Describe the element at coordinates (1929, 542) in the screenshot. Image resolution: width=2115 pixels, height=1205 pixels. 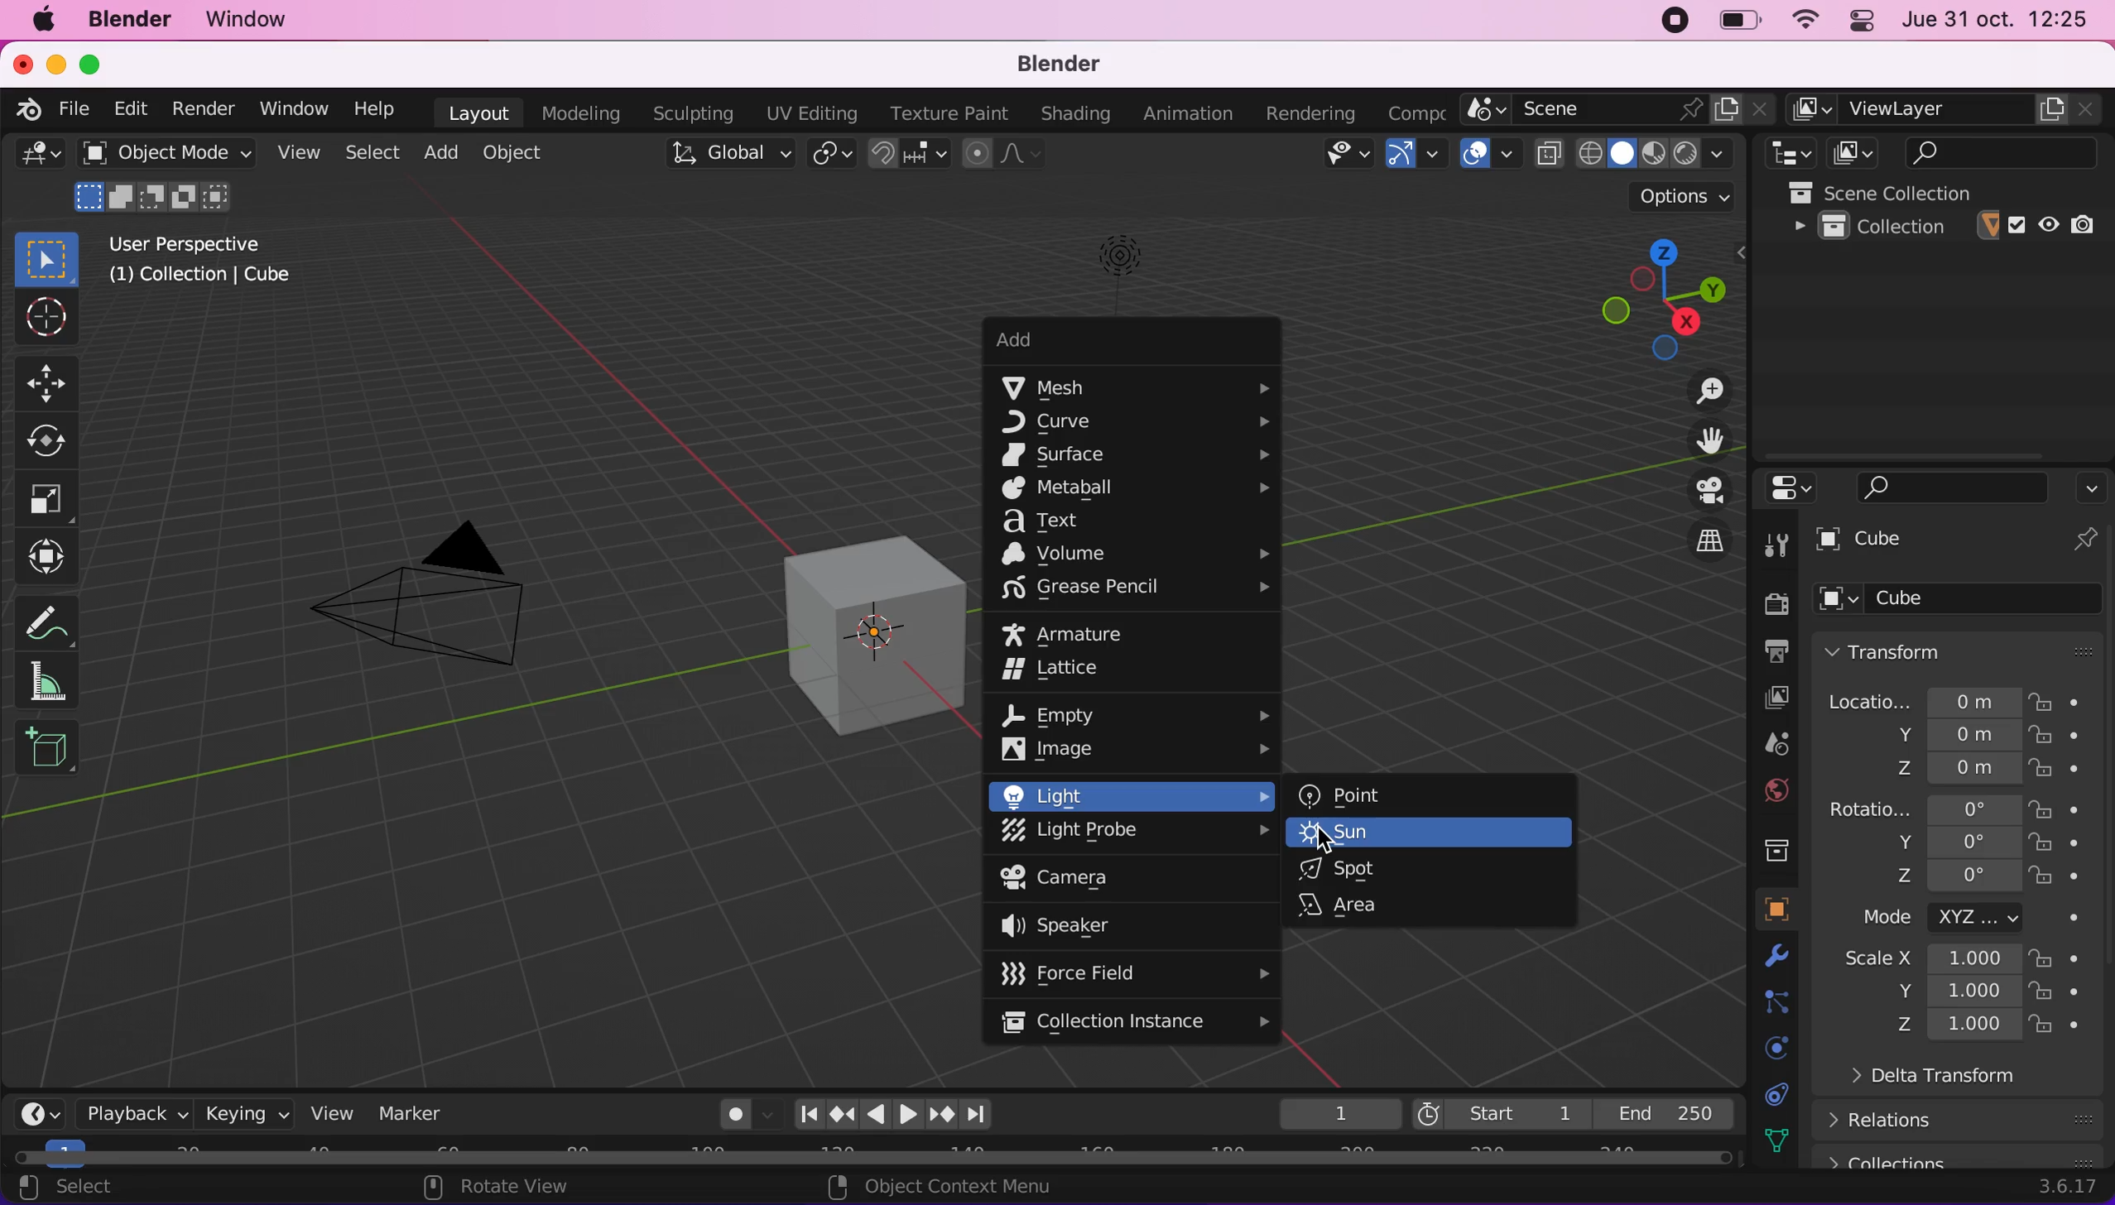
I see `cube` at that location.